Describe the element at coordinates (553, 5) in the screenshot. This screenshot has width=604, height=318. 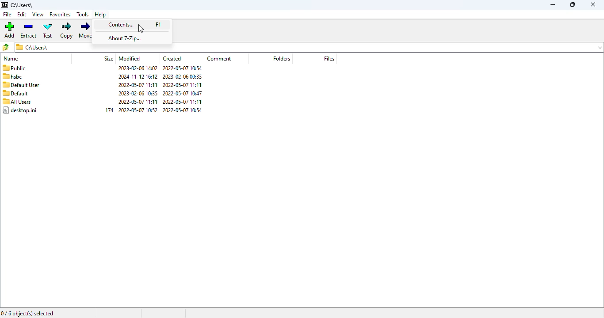
I see `minimize` at that location.